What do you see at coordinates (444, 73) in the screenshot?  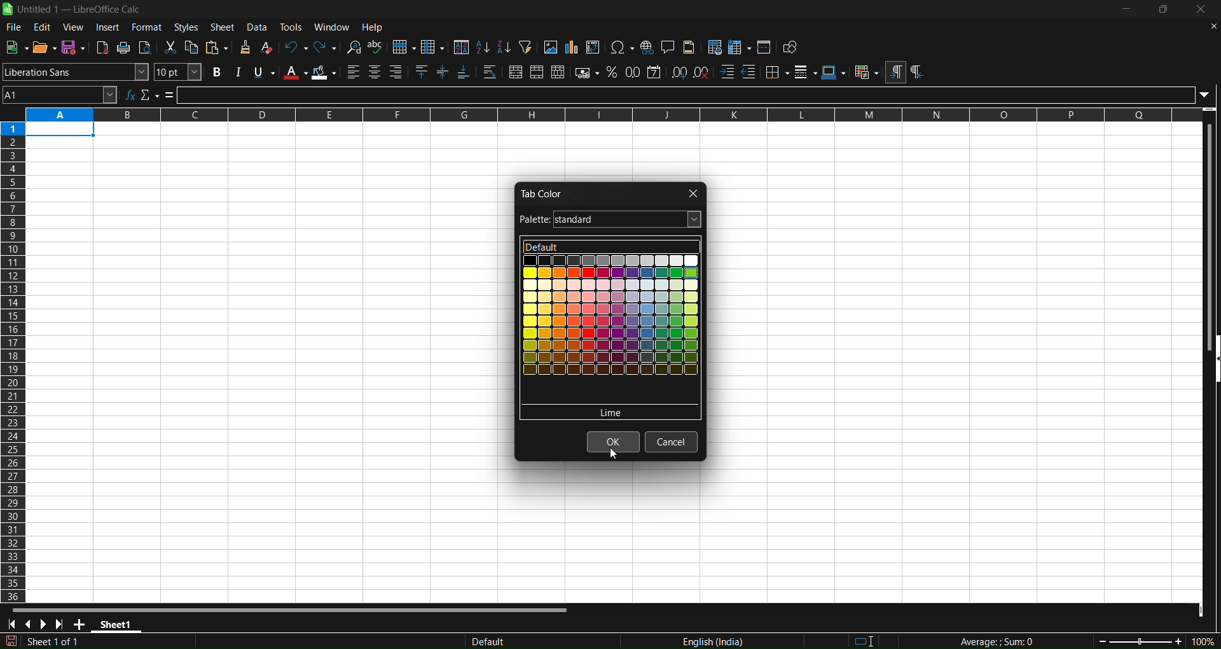 I see `center vertically` at bounding box center [444, 73].